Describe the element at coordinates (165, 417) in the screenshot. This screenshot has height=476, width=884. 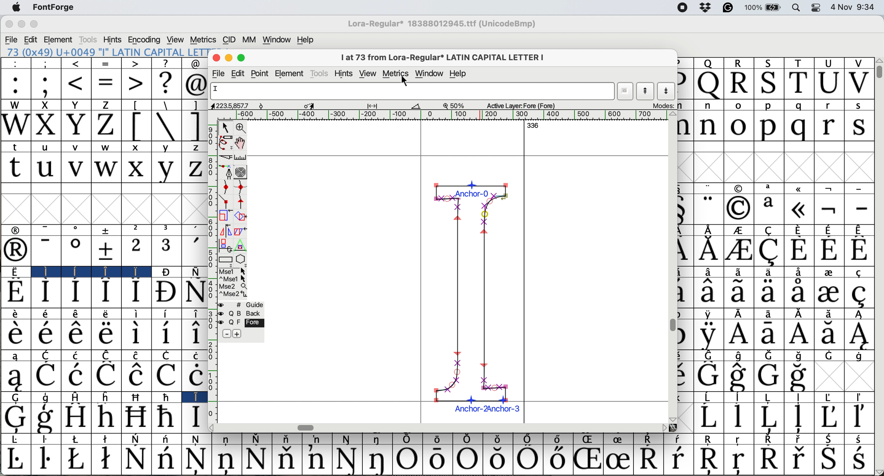
I see `Symbol` at that location.